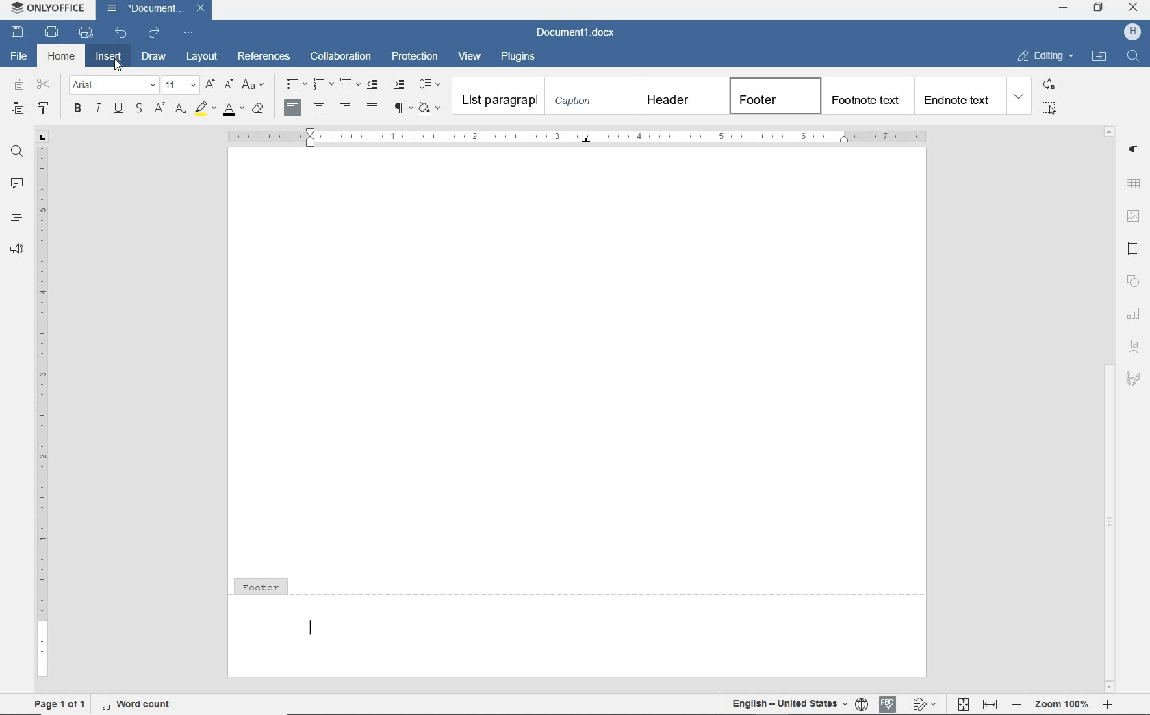  What do you see at coordinates (200, 8) in the screenshot?
I see `Close` at bounding box center [200, 8].